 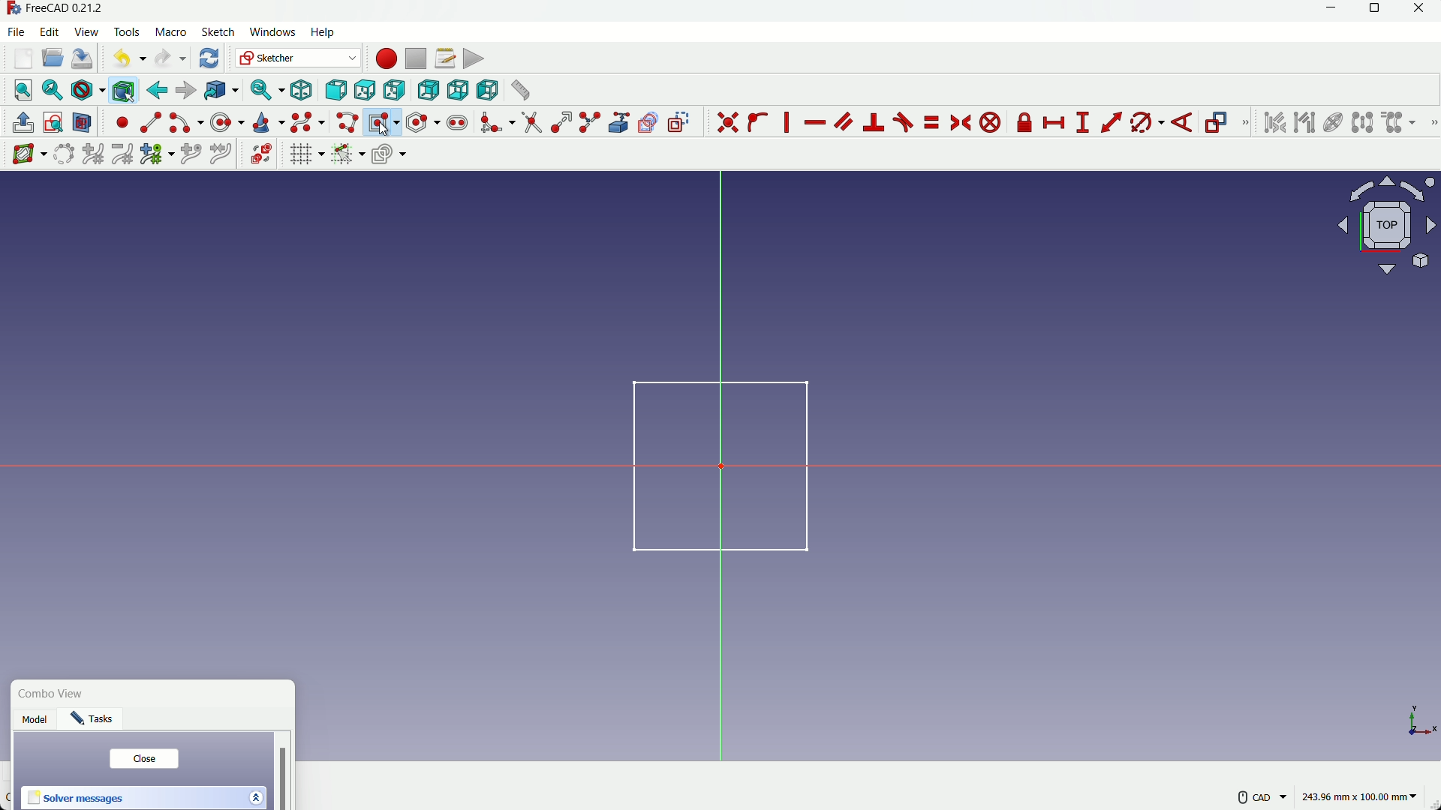 I want to click on sync view, so click(x=264, y=91).